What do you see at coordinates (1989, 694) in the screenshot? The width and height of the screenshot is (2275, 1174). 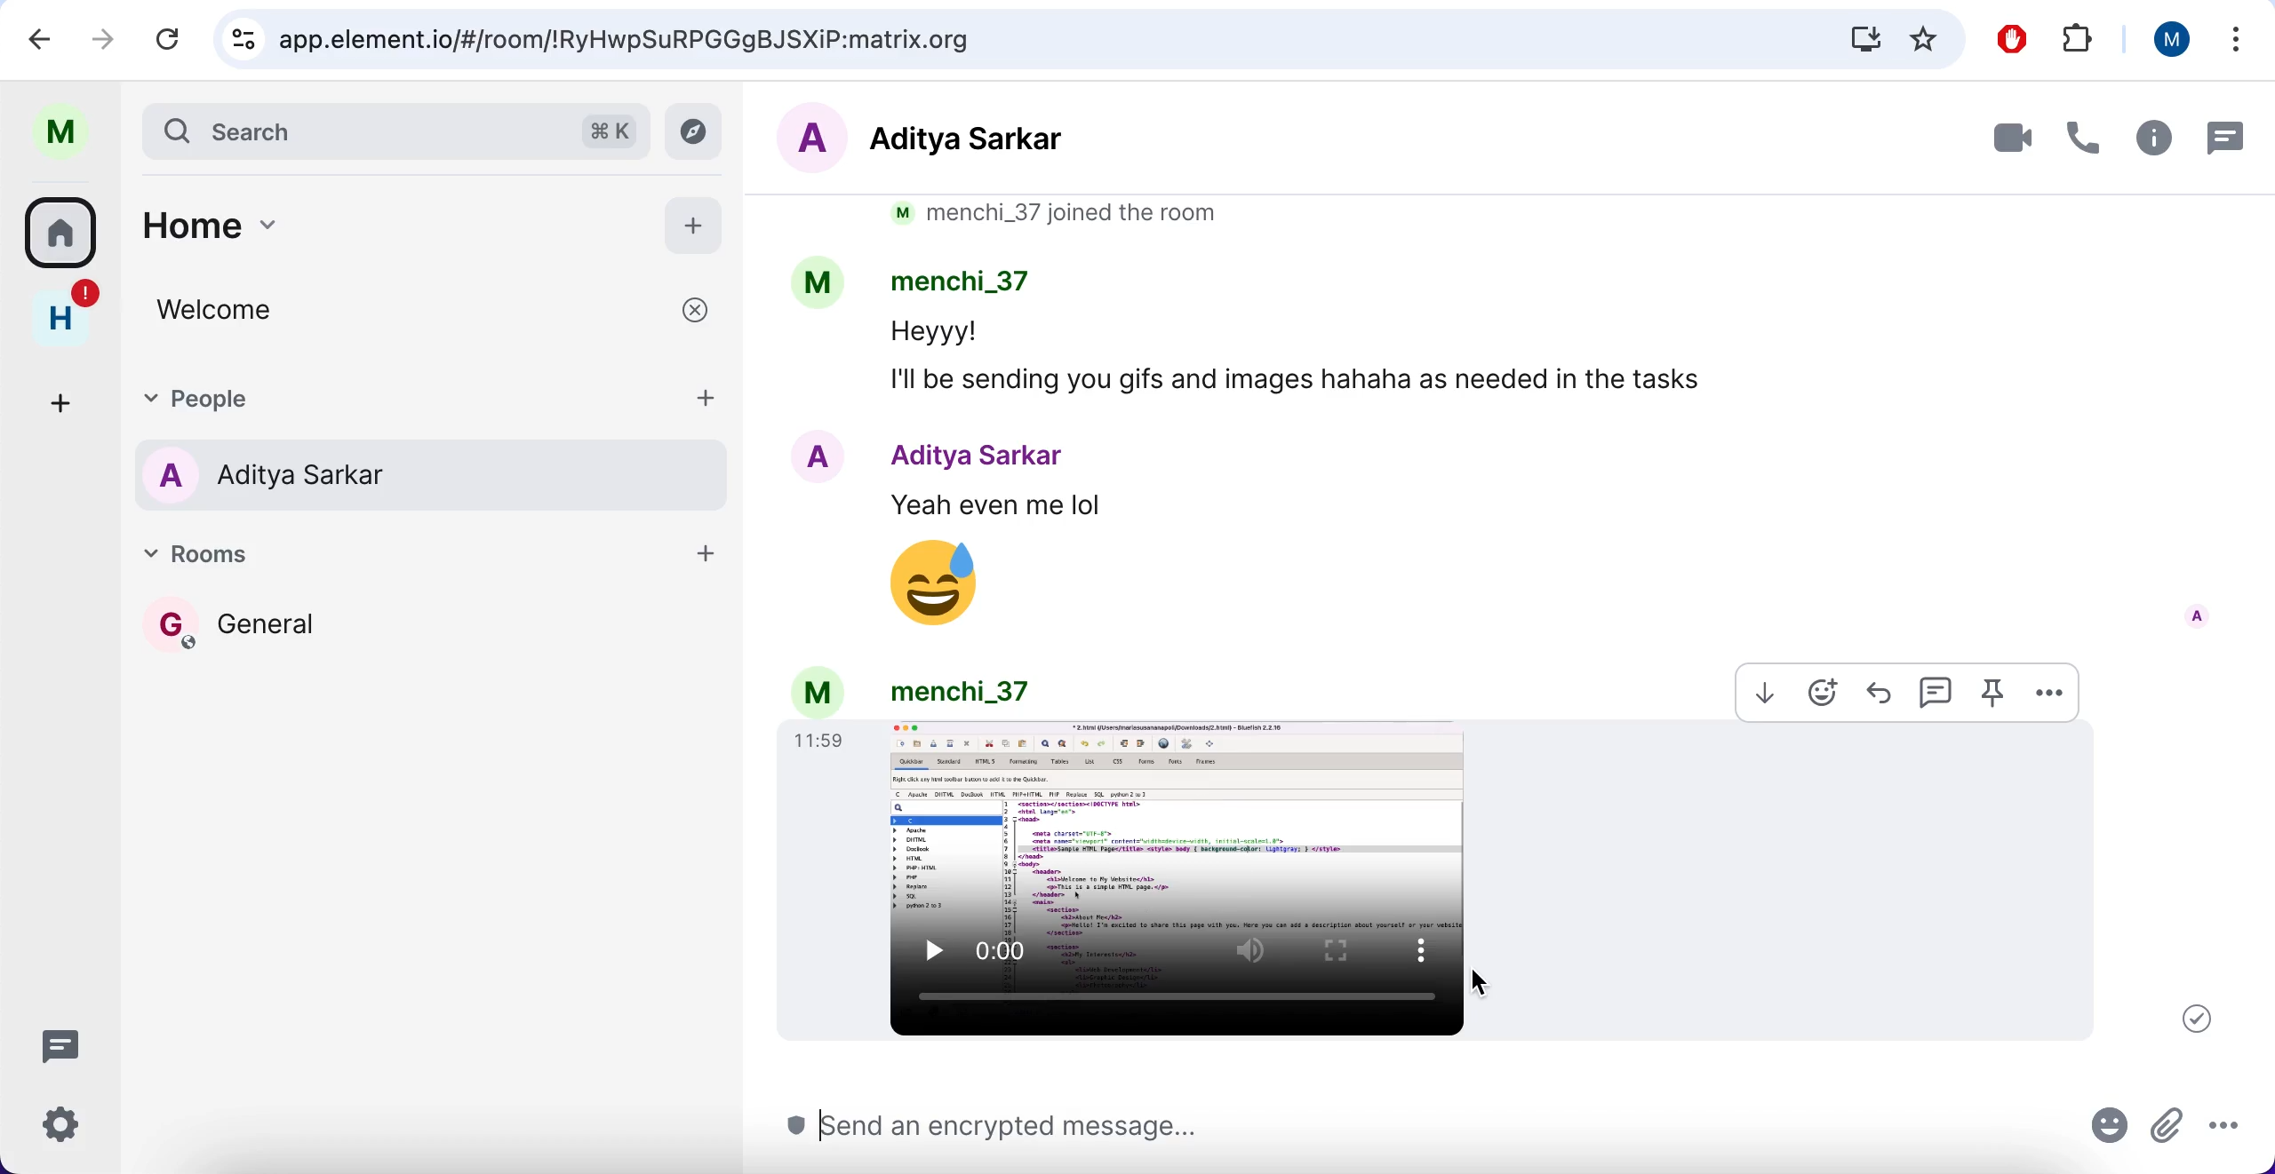 I see `pin` at bounding box center [1989, 694].